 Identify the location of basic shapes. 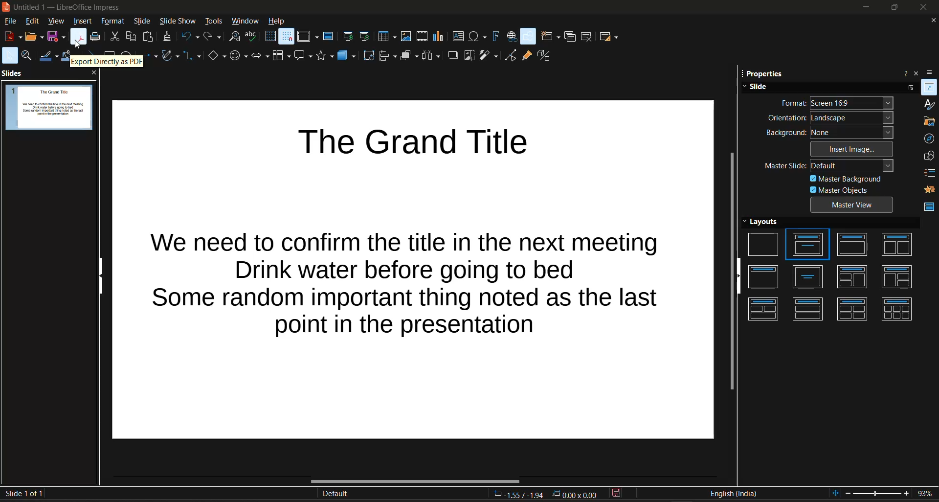
(217, 56).